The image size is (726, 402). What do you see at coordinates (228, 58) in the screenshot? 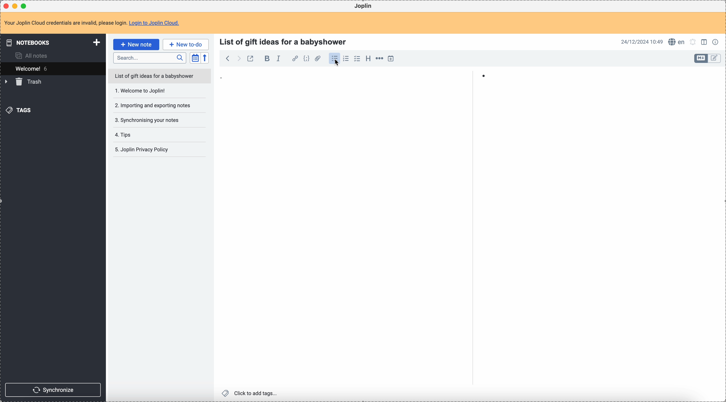
I see `back` at bounding box center [228, 58].